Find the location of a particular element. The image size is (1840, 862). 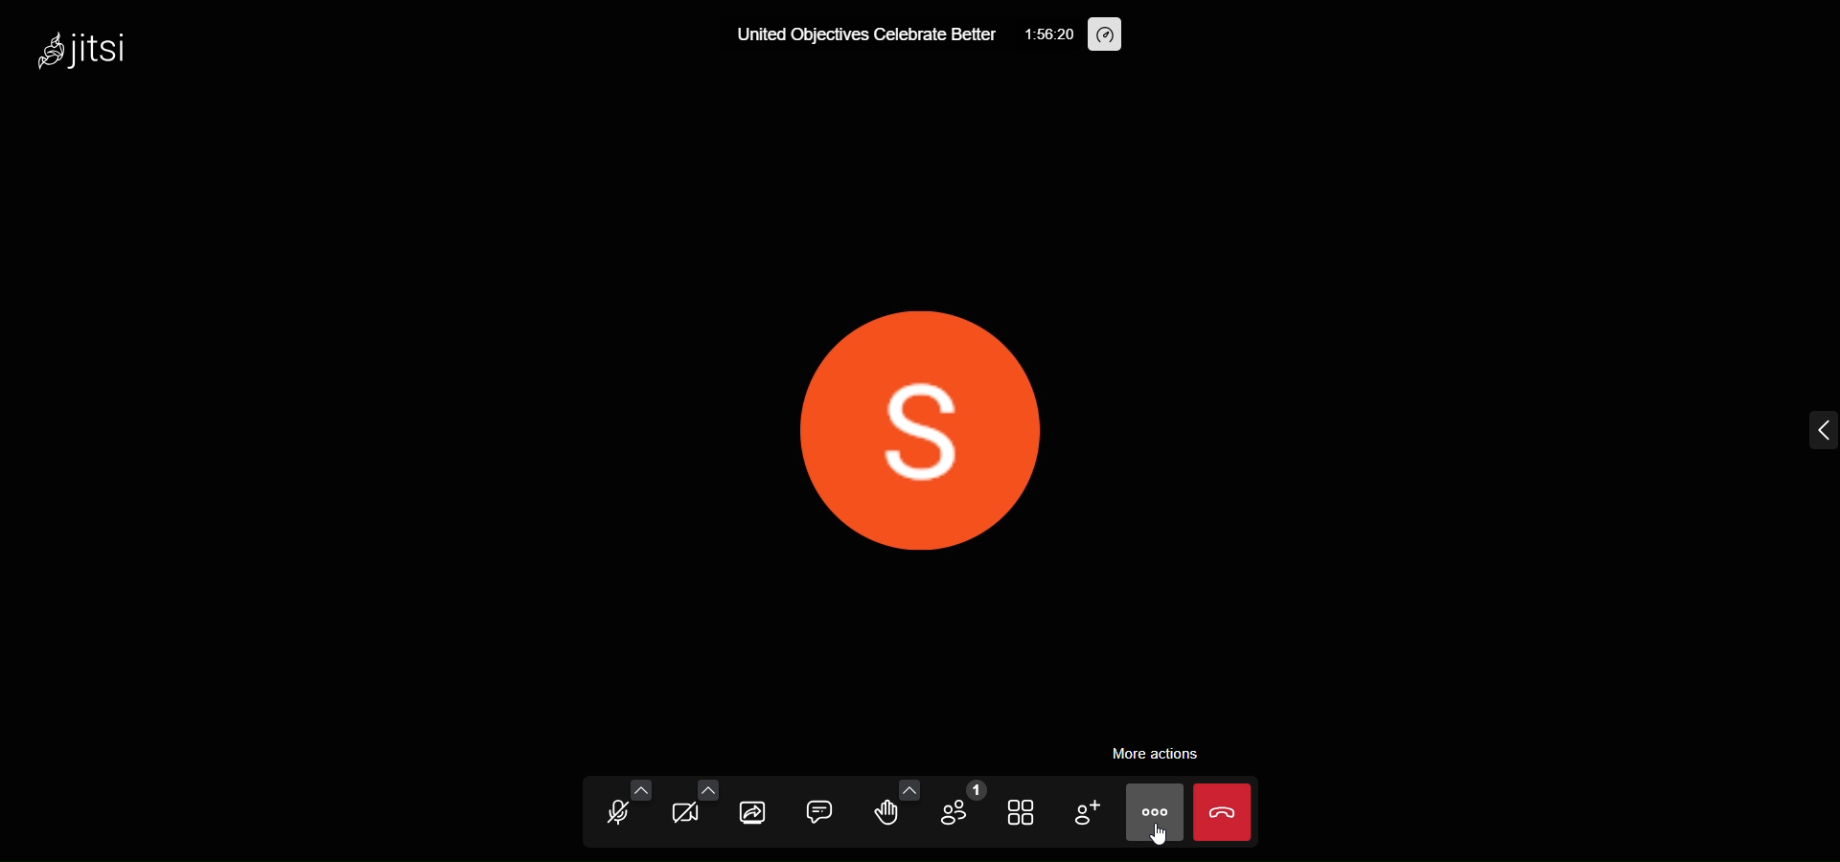

display picture is located at coordinates (927, 418).